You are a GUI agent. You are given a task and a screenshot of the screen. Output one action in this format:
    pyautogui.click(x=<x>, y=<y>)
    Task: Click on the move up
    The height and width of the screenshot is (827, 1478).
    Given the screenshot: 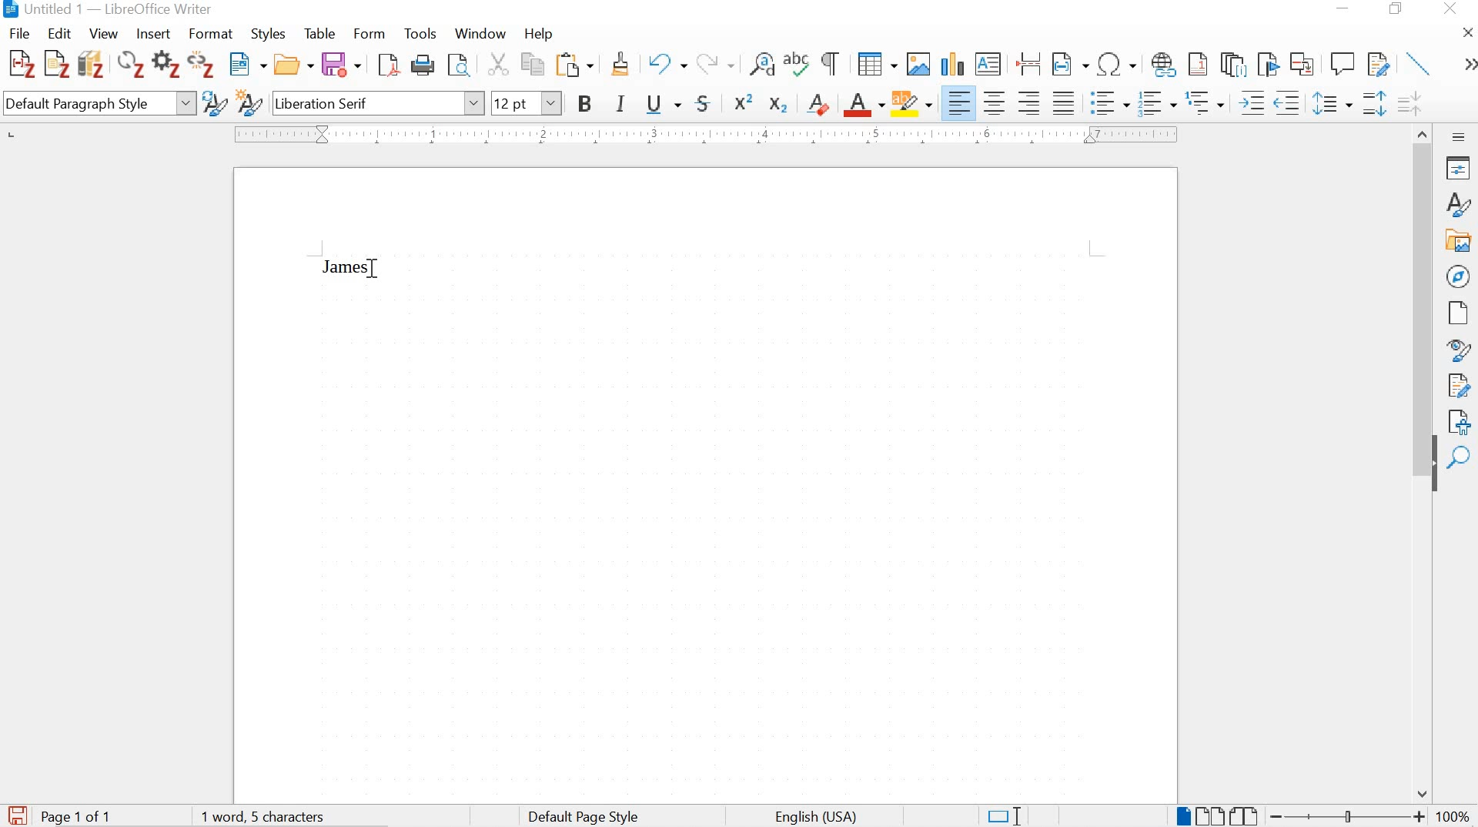 What is the action you would take?
    pyautogui.click(x=1424, y=131)
    